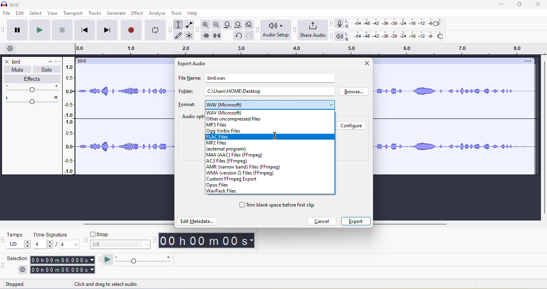 This screenshot has height=289, width=547. What do you see at coordinates (85, 61) in the screenshot?
I see `bird` at bounding box center [85, 61].